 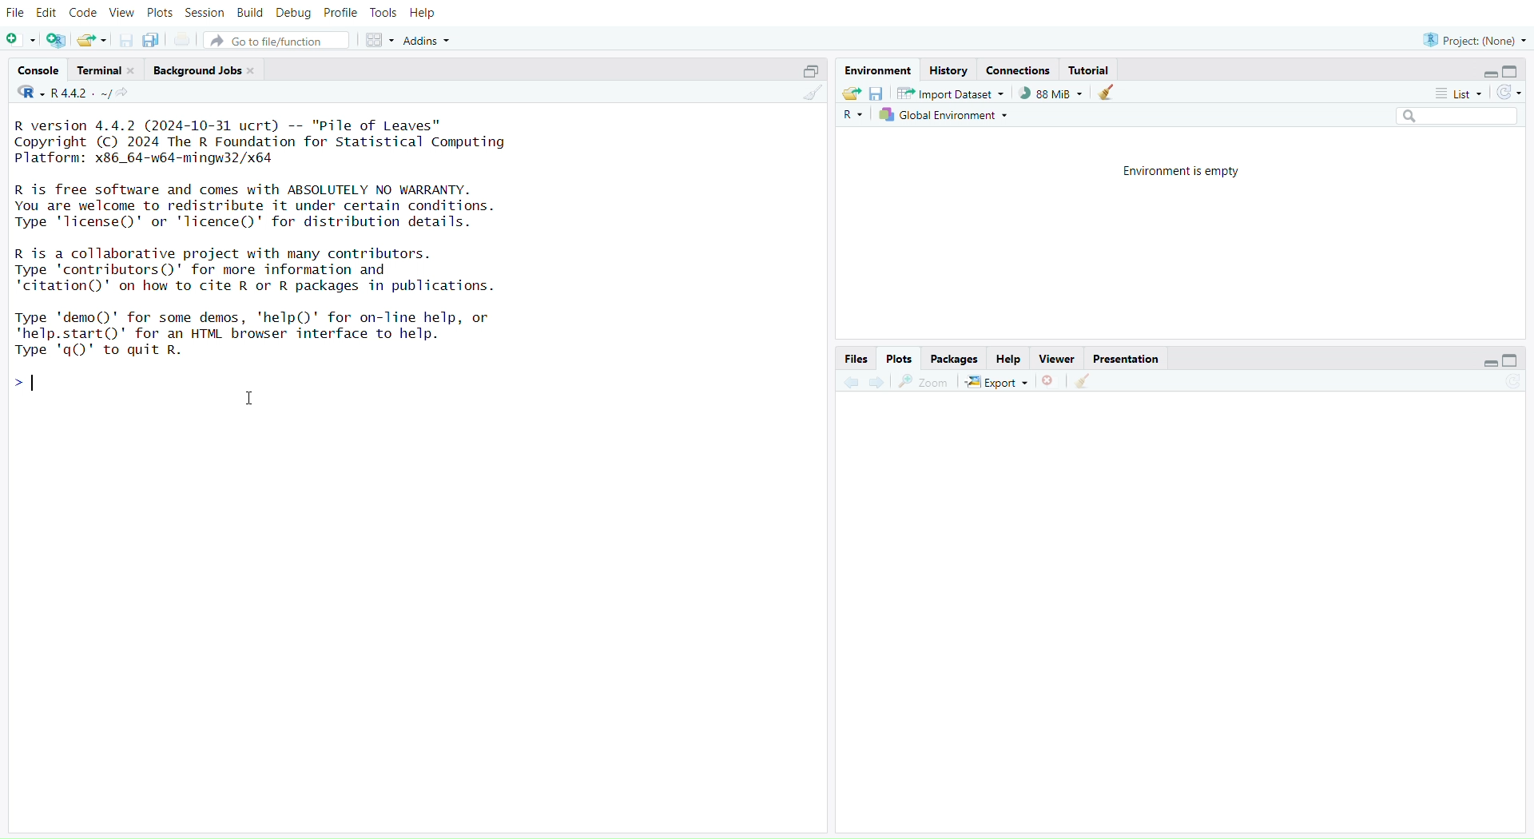 What do you see at coordinates (879, 94) in the screenshot?
I see `save workspace` at bounding box center [879, 94].